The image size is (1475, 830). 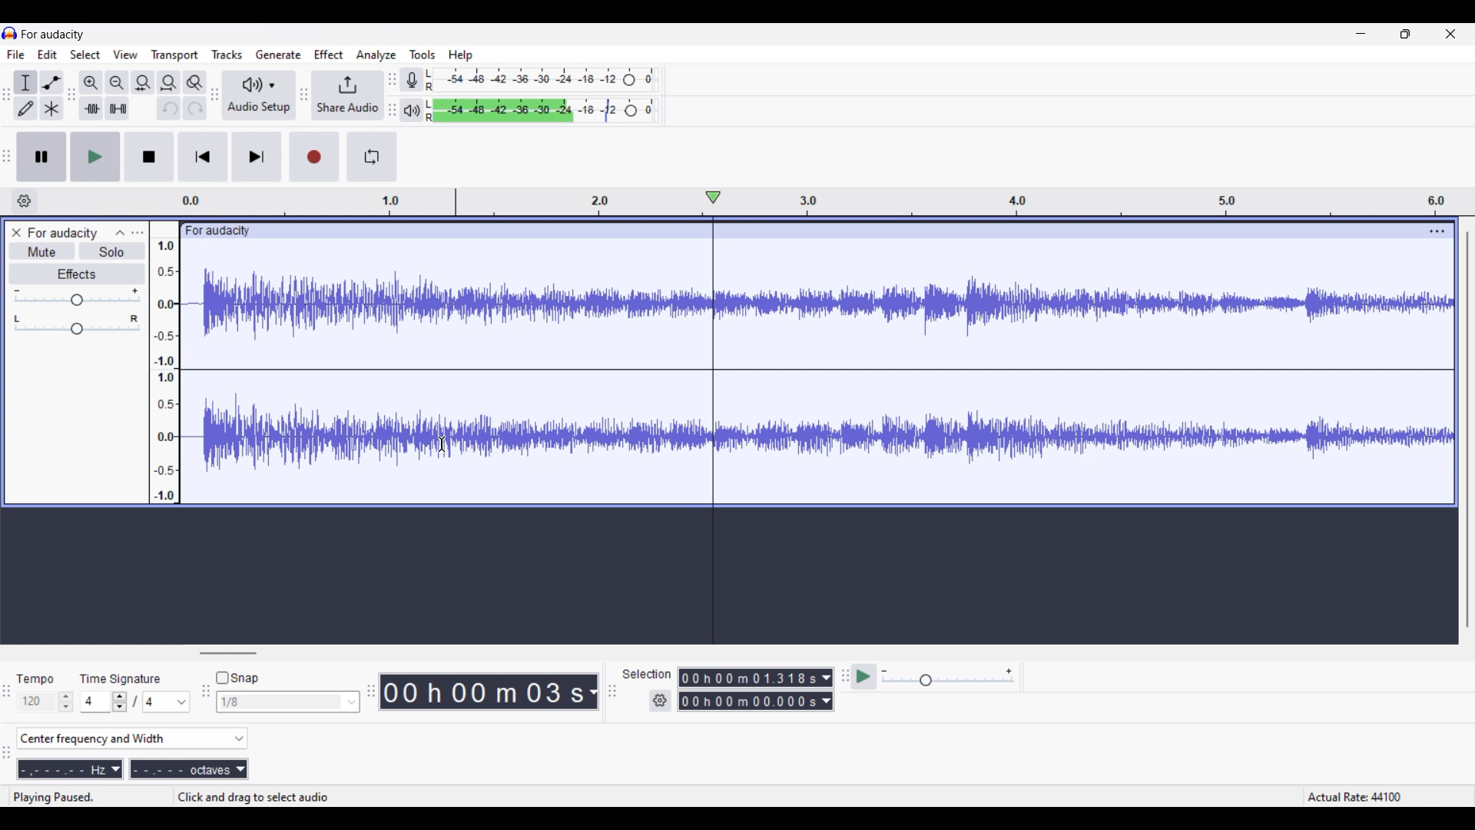 What do you see at coordinates (316, 156) in the screenshot?
I see `Record/Record new track` at bounding box center [316, 156].